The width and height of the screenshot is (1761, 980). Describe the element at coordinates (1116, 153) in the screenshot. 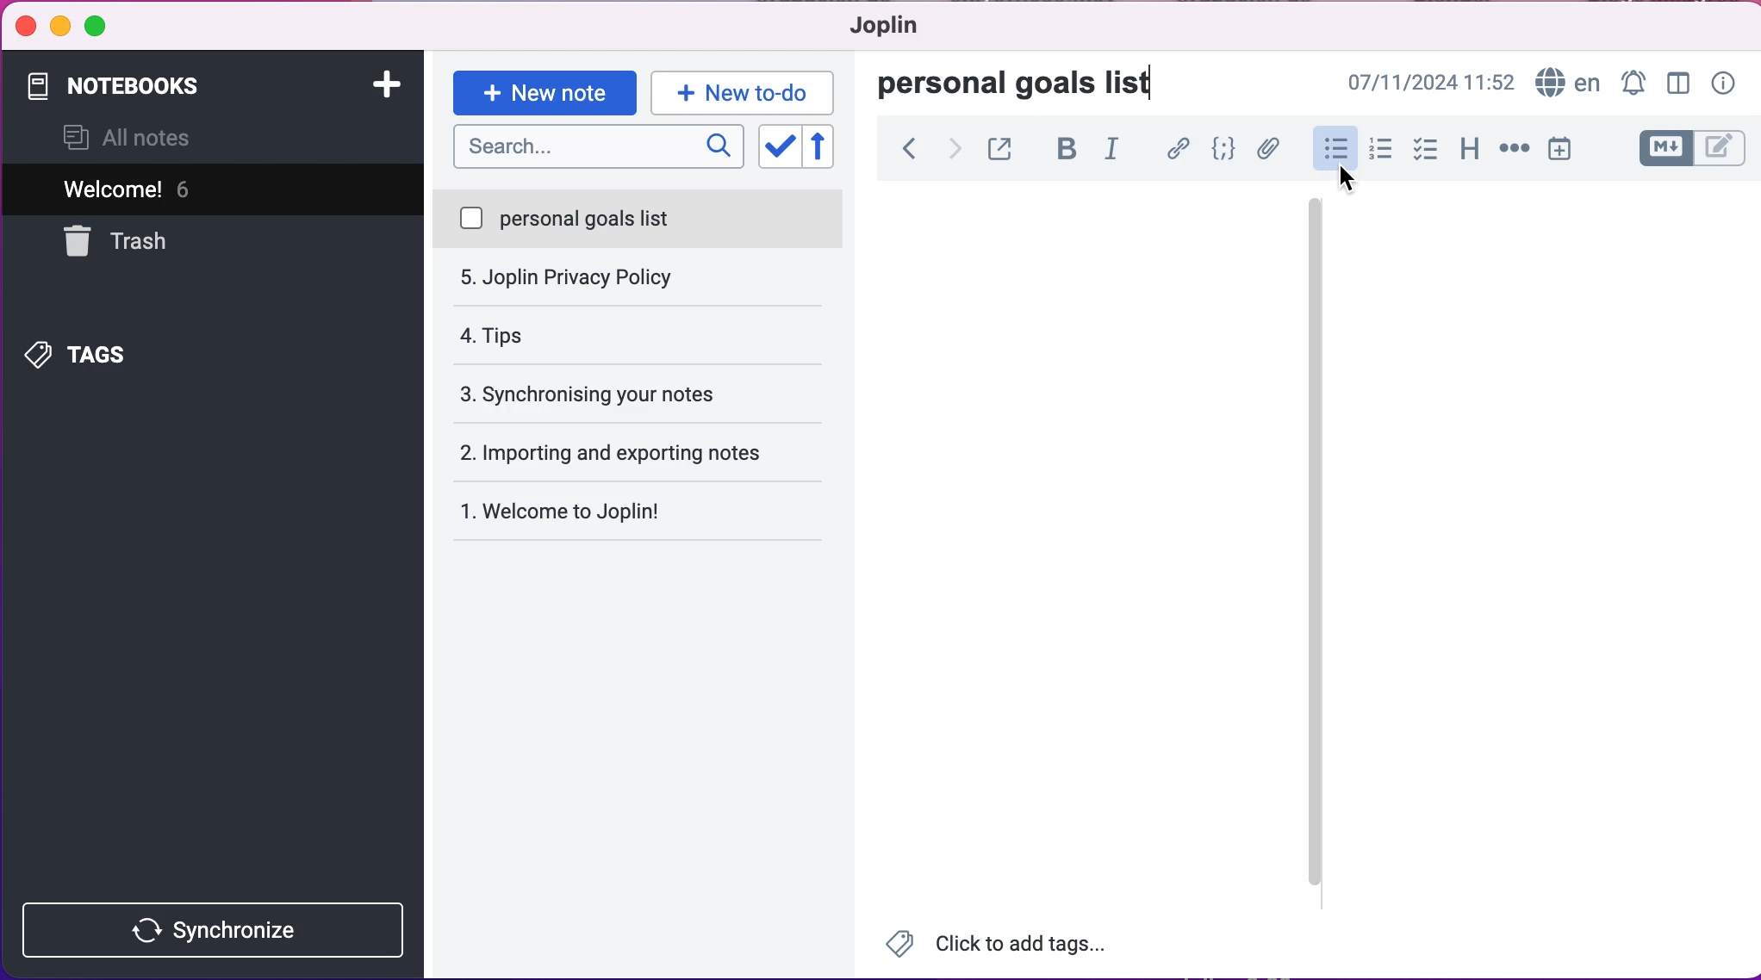

I see `italic` at that location.